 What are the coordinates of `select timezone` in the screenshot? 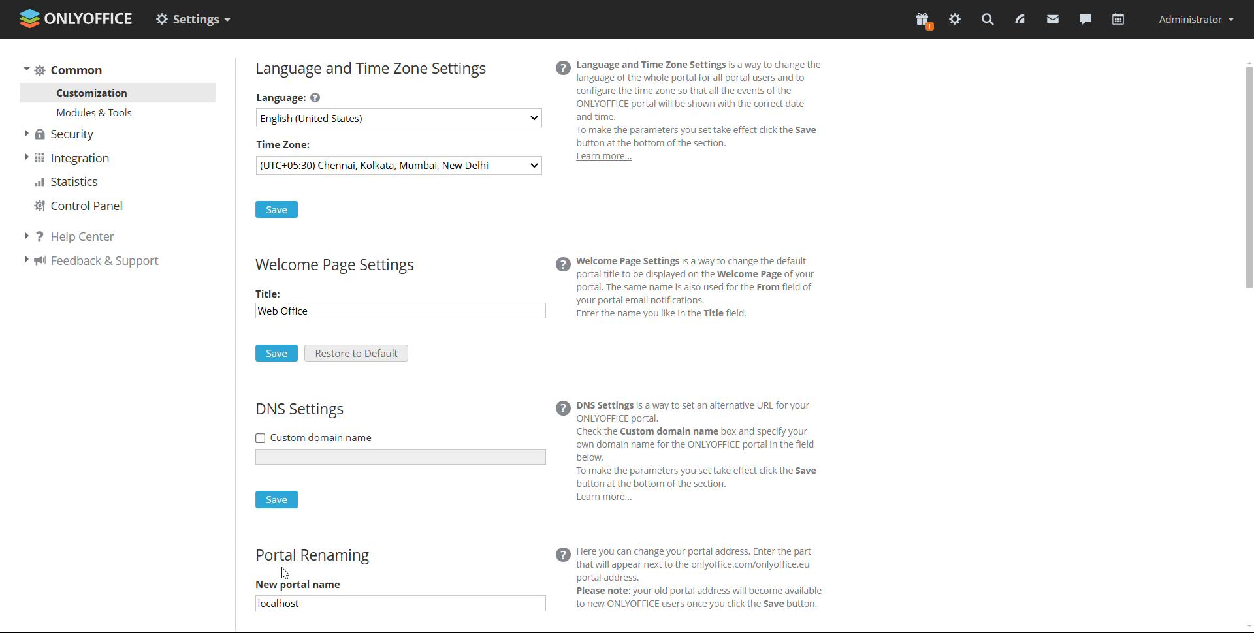 It's located at (398, 165).